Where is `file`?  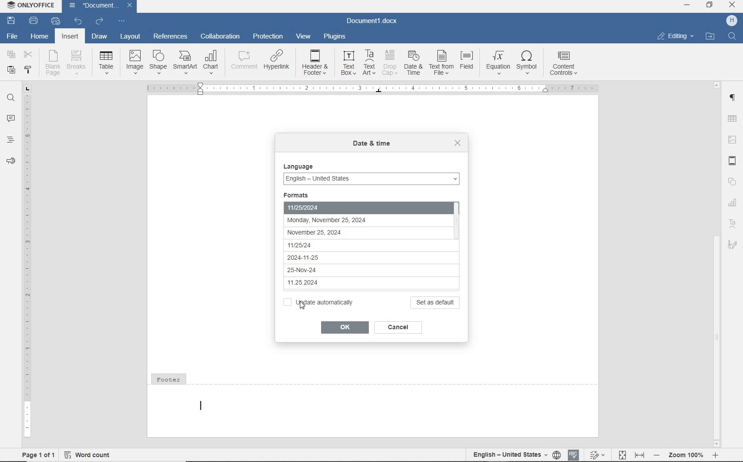
file is located at coordinates (13, 37).